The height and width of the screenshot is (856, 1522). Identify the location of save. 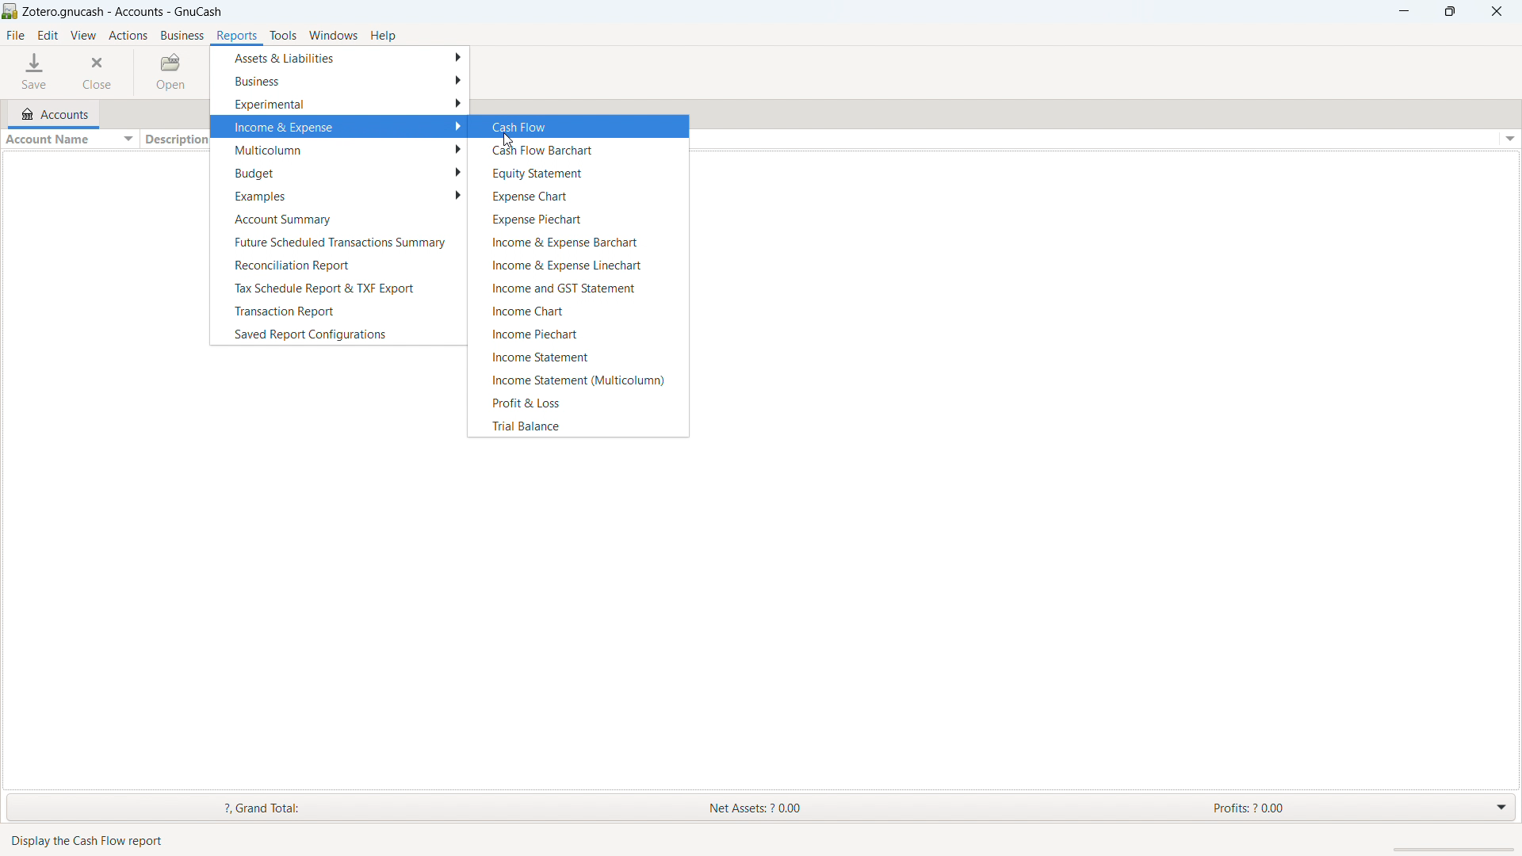
(34, 72).